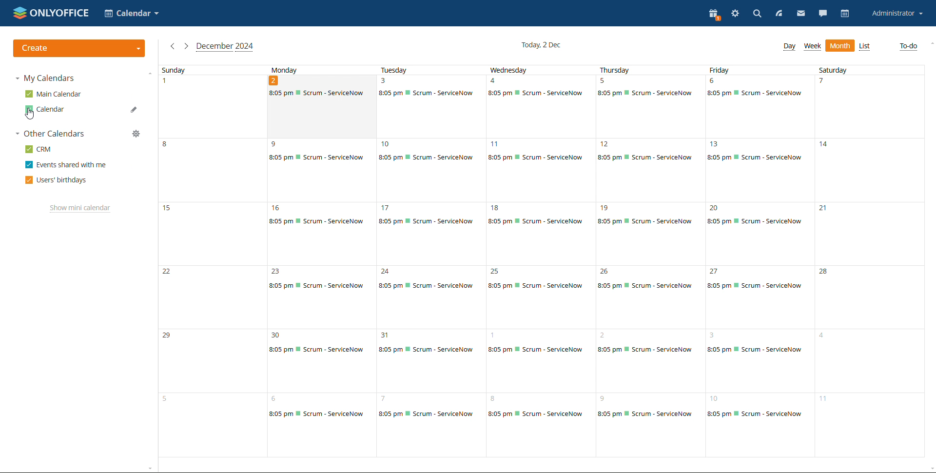 This screenshot has width=936, height=473. I want to click on month view, so click(839, 46).